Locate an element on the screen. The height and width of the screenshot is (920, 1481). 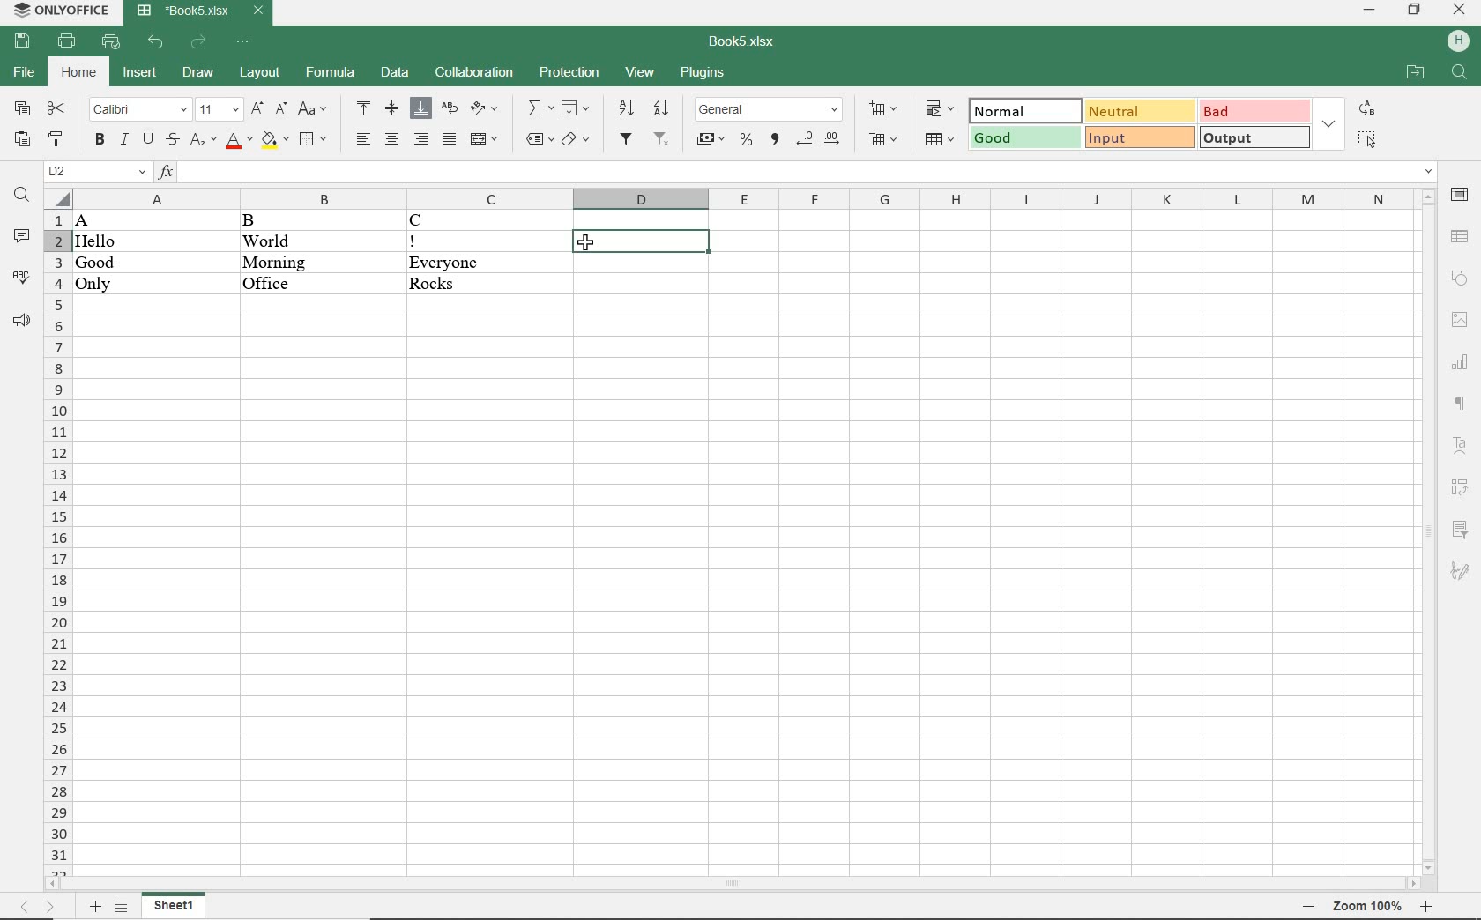
file is located at coordinates (25, 73).